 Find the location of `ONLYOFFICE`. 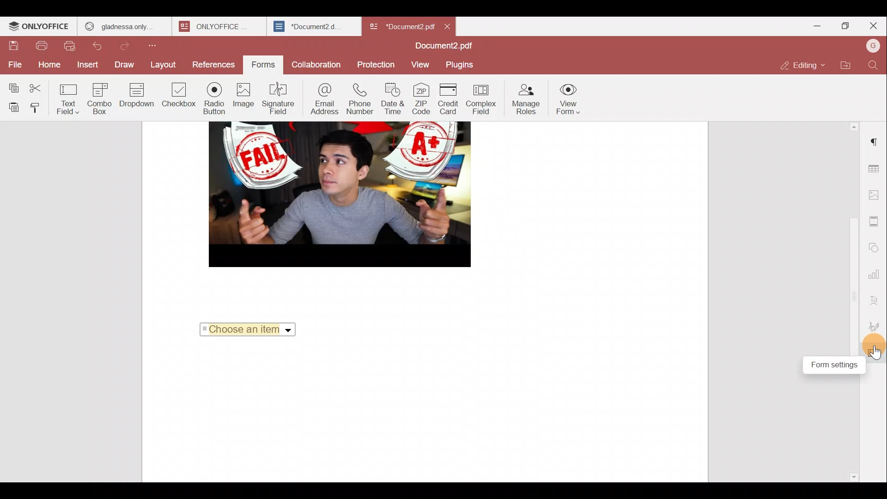

ONLYOFFICE is located at coordinates (213, 26).